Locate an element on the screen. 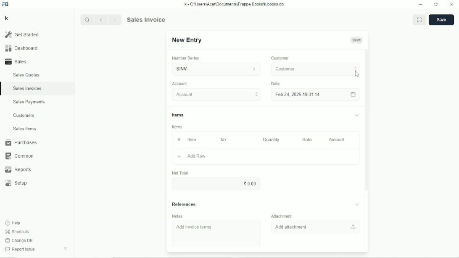  Close is located at coordinates (451, 5).